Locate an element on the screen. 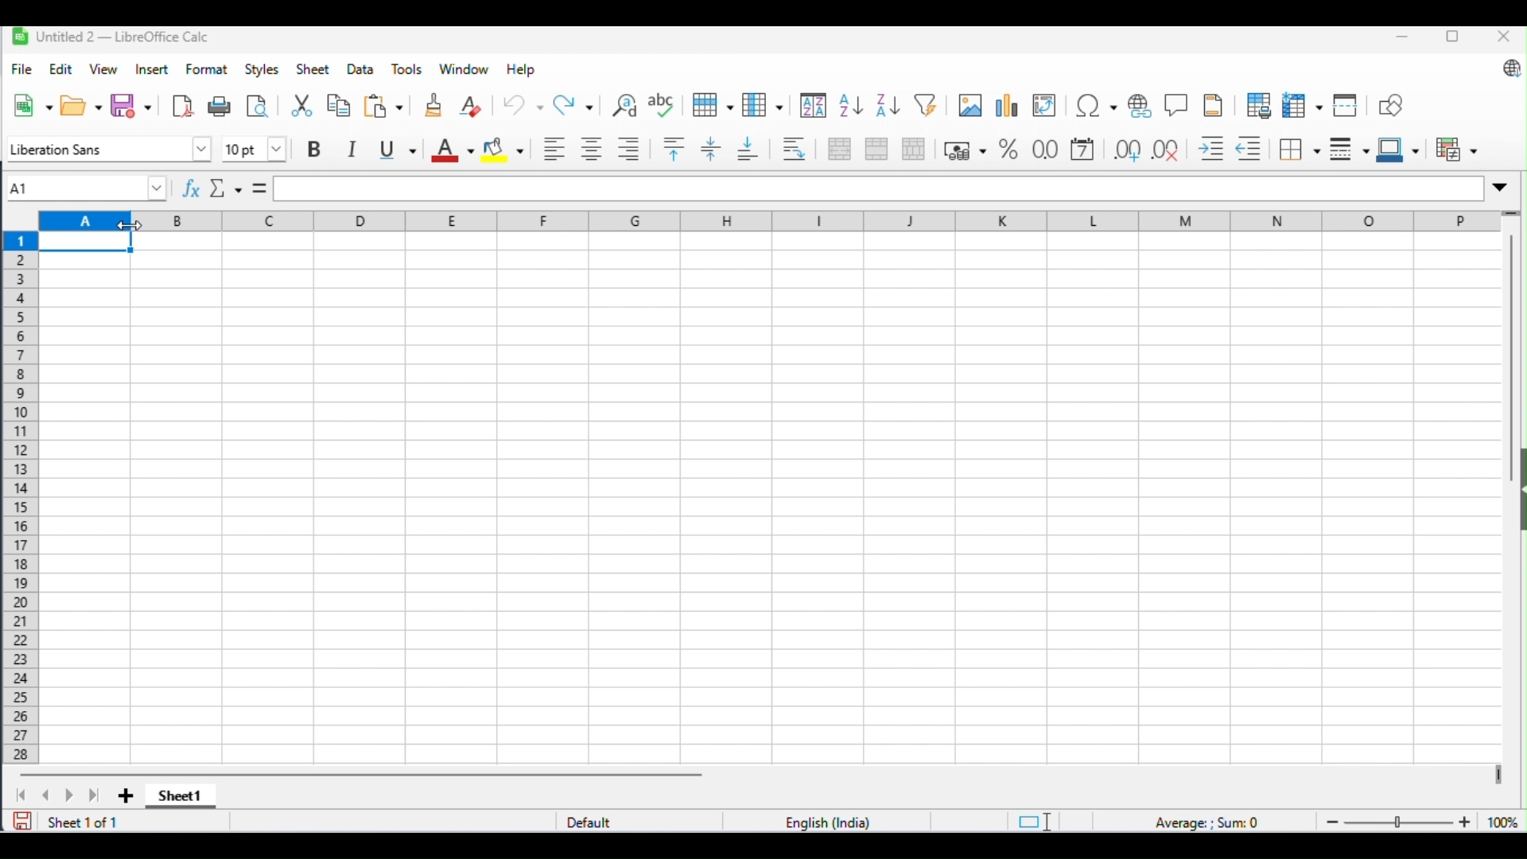 Image resolution: width=1527 pixels, height=859 pixels. sheet1 is located at coordinates (177, 798).